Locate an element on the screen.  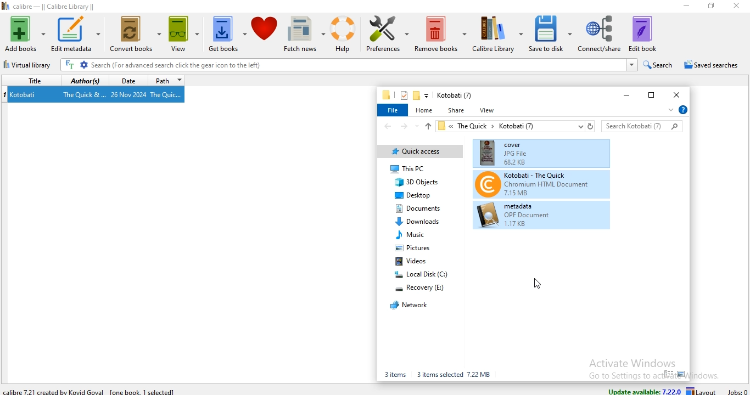
edit book is located at coordinates (643, 33).